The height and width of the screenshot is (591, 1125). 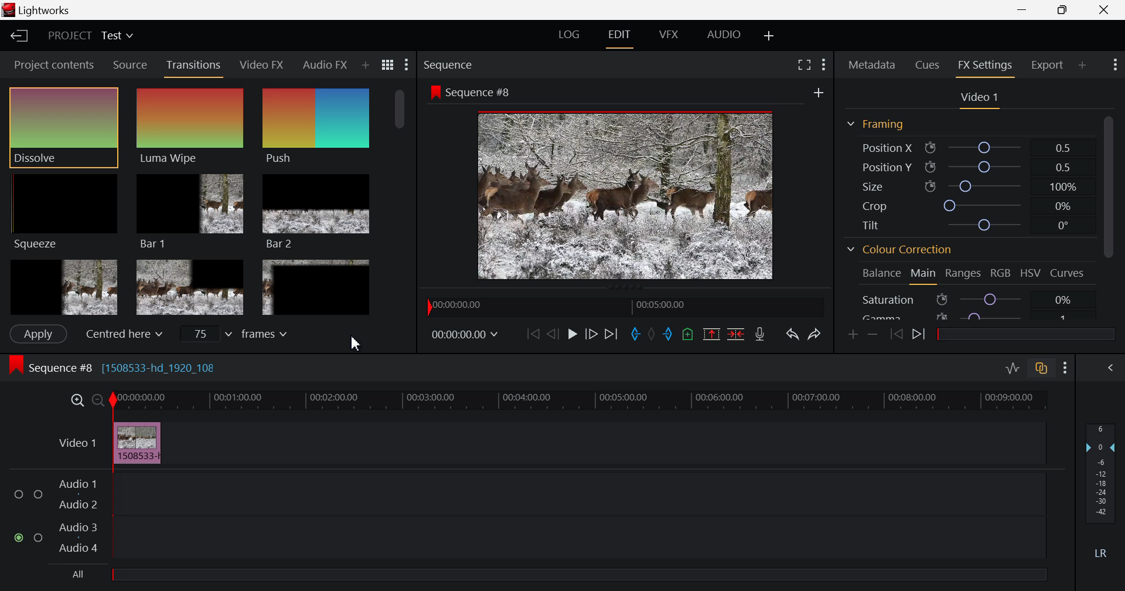 I want to click on Go Back, so click(x=553, y=335).